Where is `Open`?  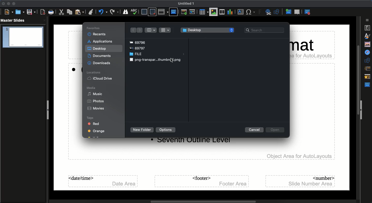
Open is located at coordinates (19, 12).